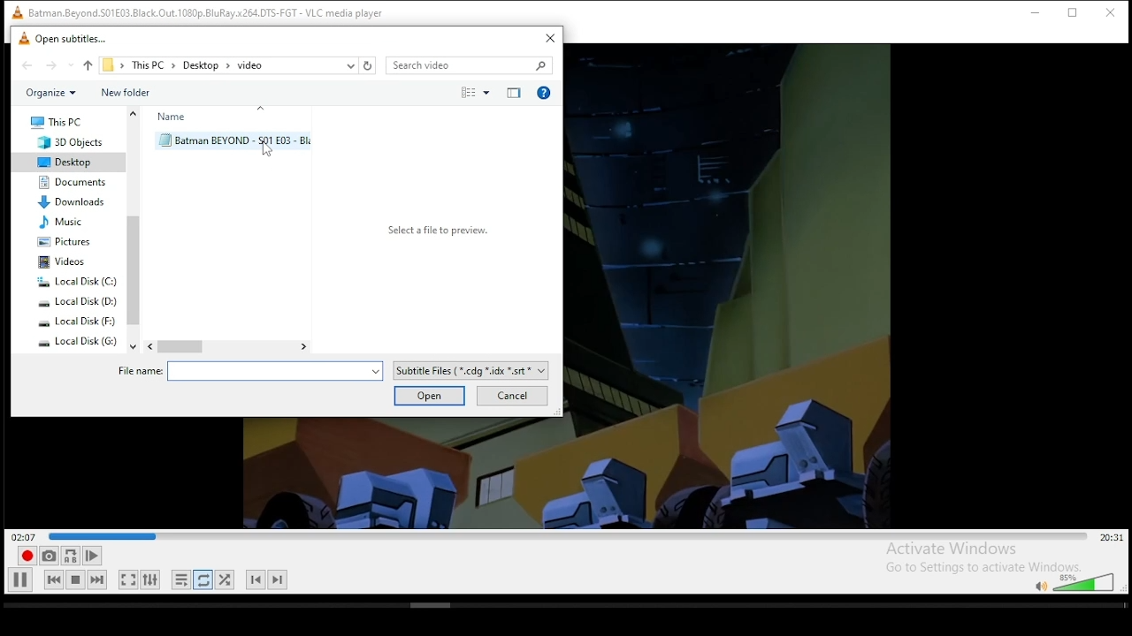 The image size is (1132, 636). I want to click on new folder, so click(126, 94).